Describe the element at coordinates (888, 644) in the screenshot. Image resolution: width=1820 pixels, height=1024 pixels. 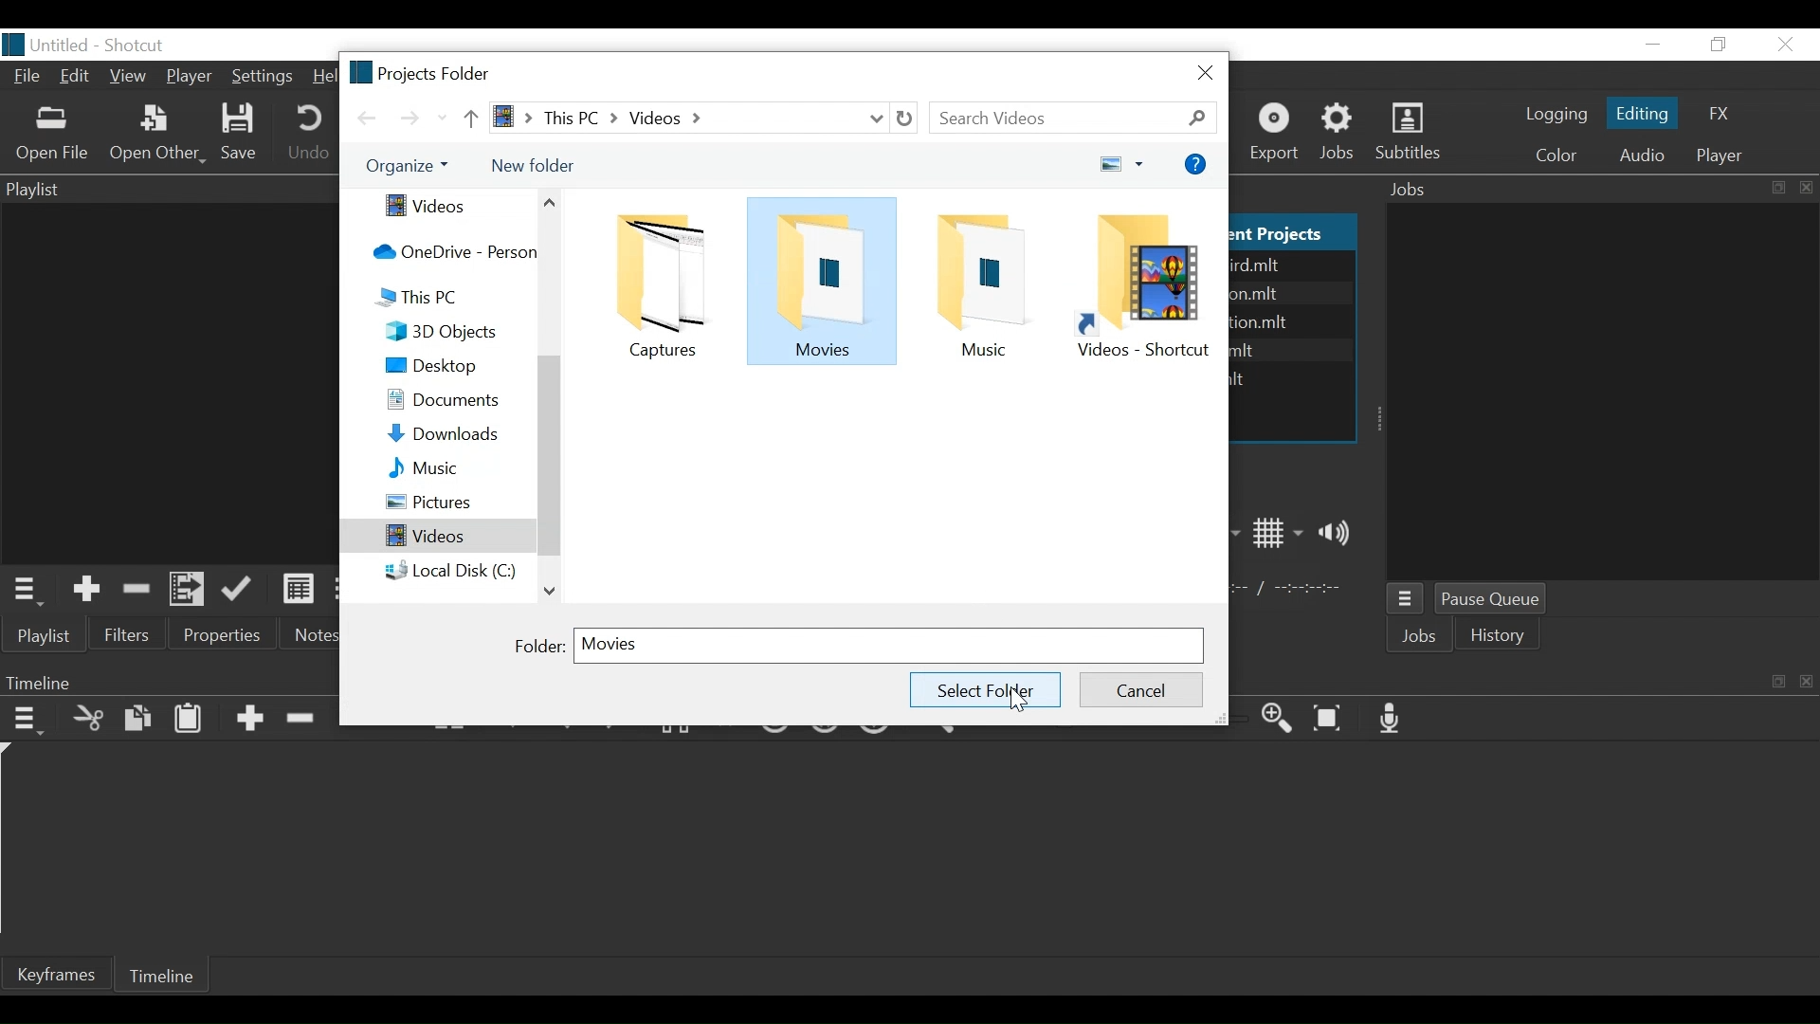
I see `Folder Field name` at that location.